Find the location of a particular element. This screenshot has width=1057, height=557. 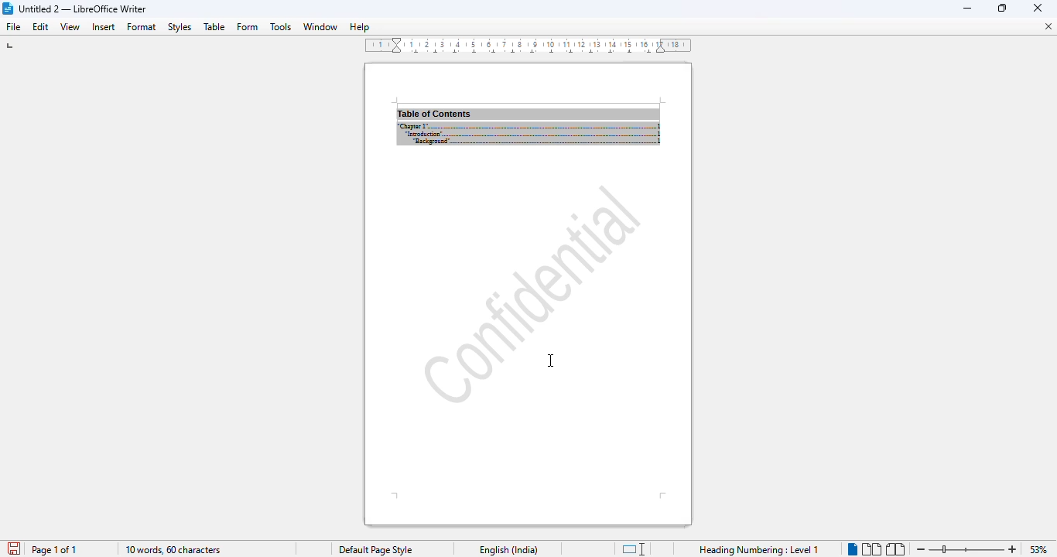

document is located at coordinates (528, 113).